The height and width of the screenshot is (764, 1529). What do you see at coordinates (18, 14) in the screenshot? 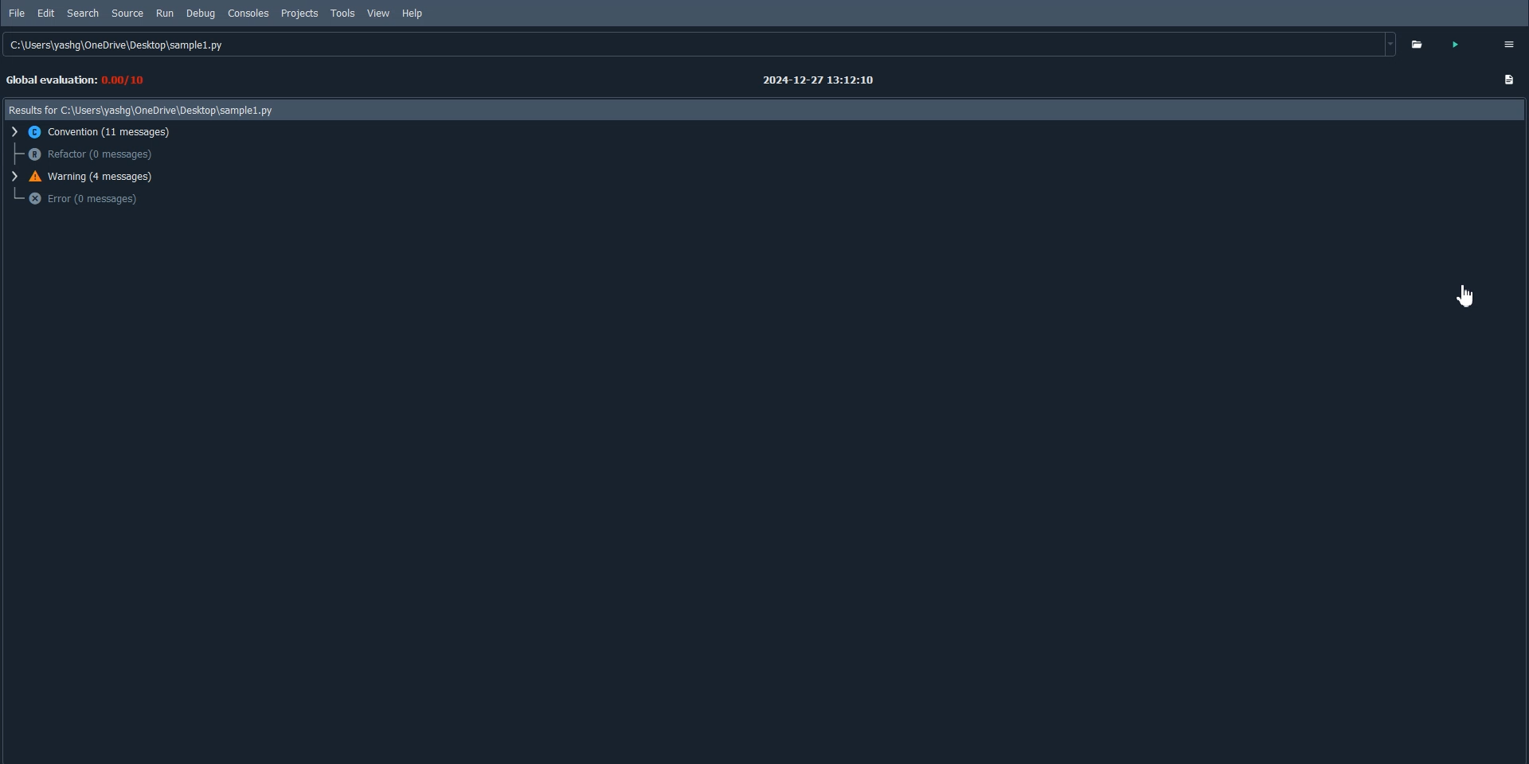
I see `File` at bounding box center [18, 14].